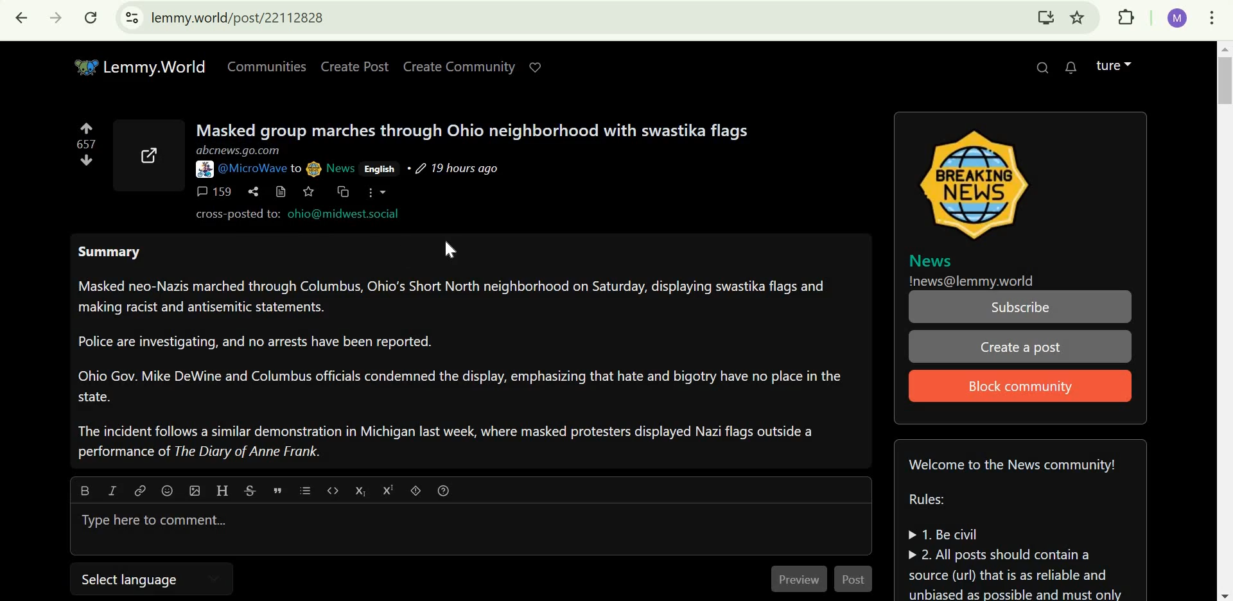  Describe the element at coordinates (282, 191) in the screenshot. I see `view source` at that location.